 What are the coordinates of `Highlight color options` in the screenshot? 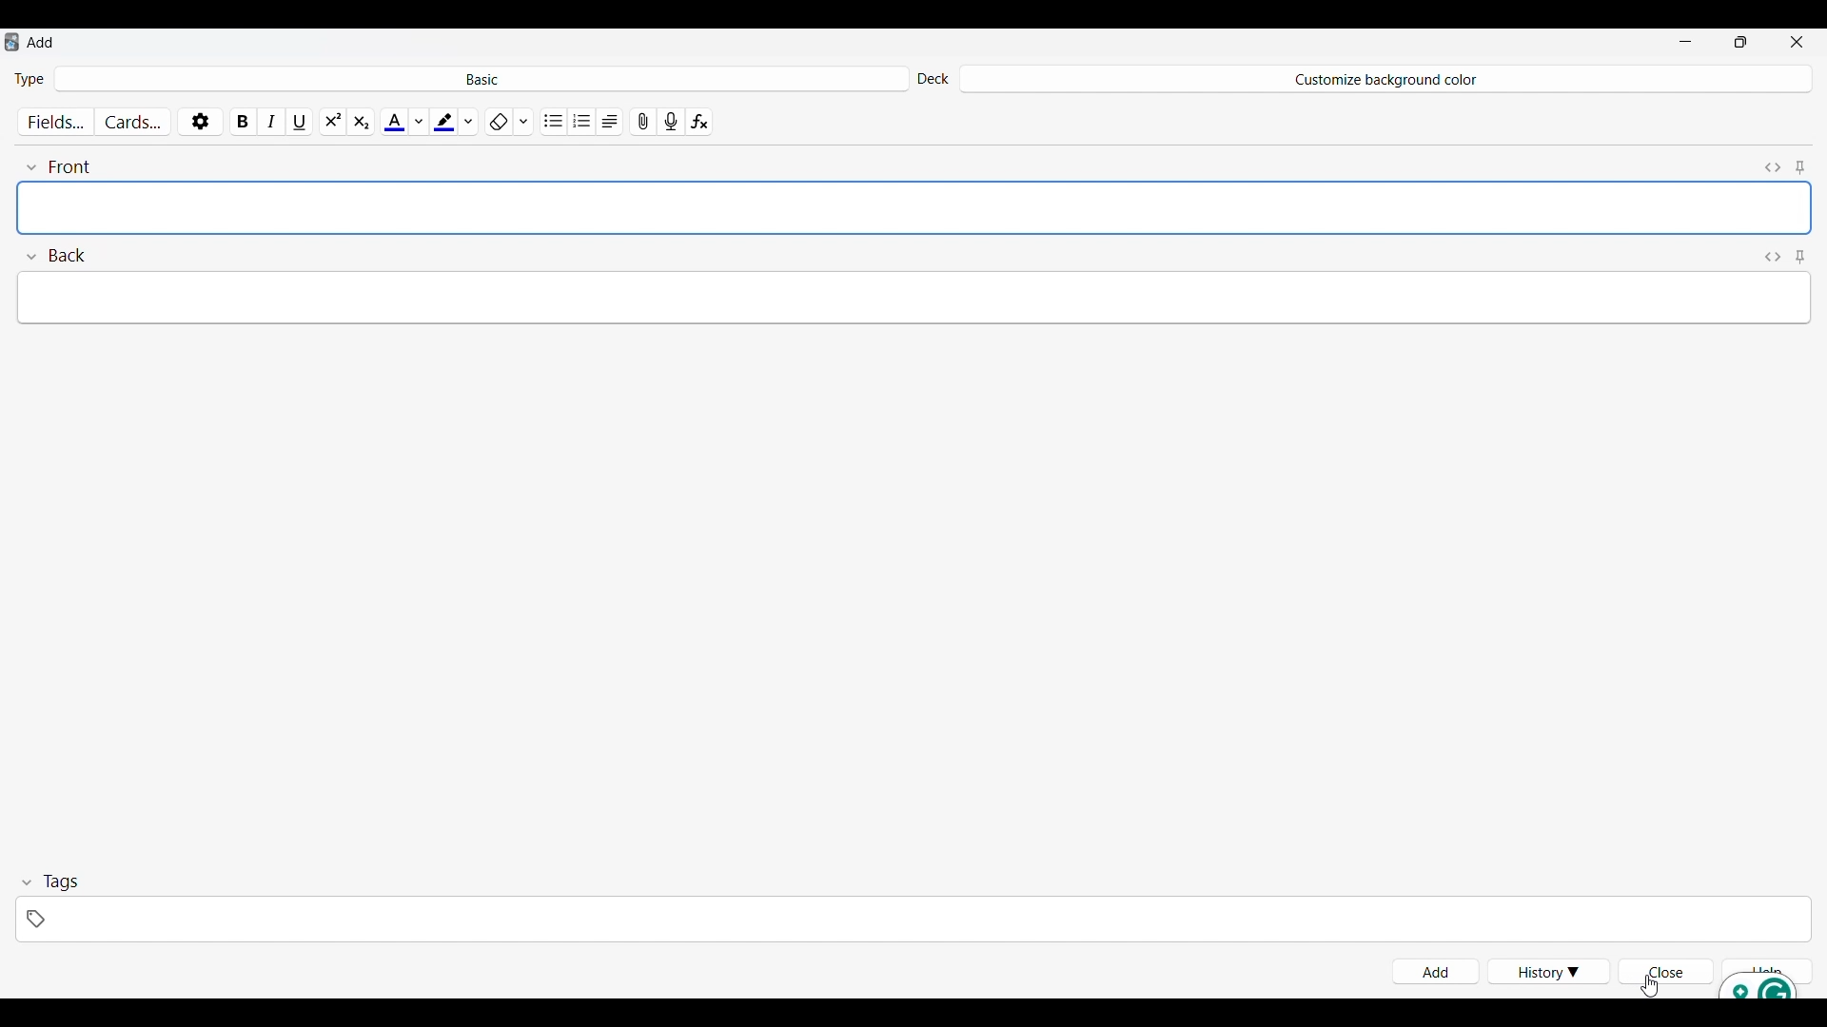 It's located at (469, 118).